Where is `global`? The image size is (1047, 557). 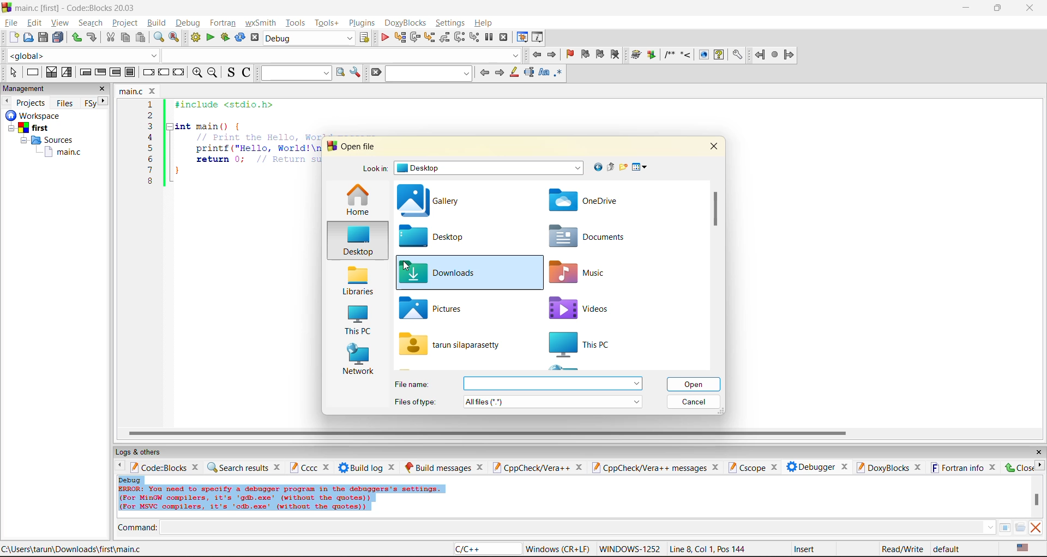
global is located at coordinates (81, 56).